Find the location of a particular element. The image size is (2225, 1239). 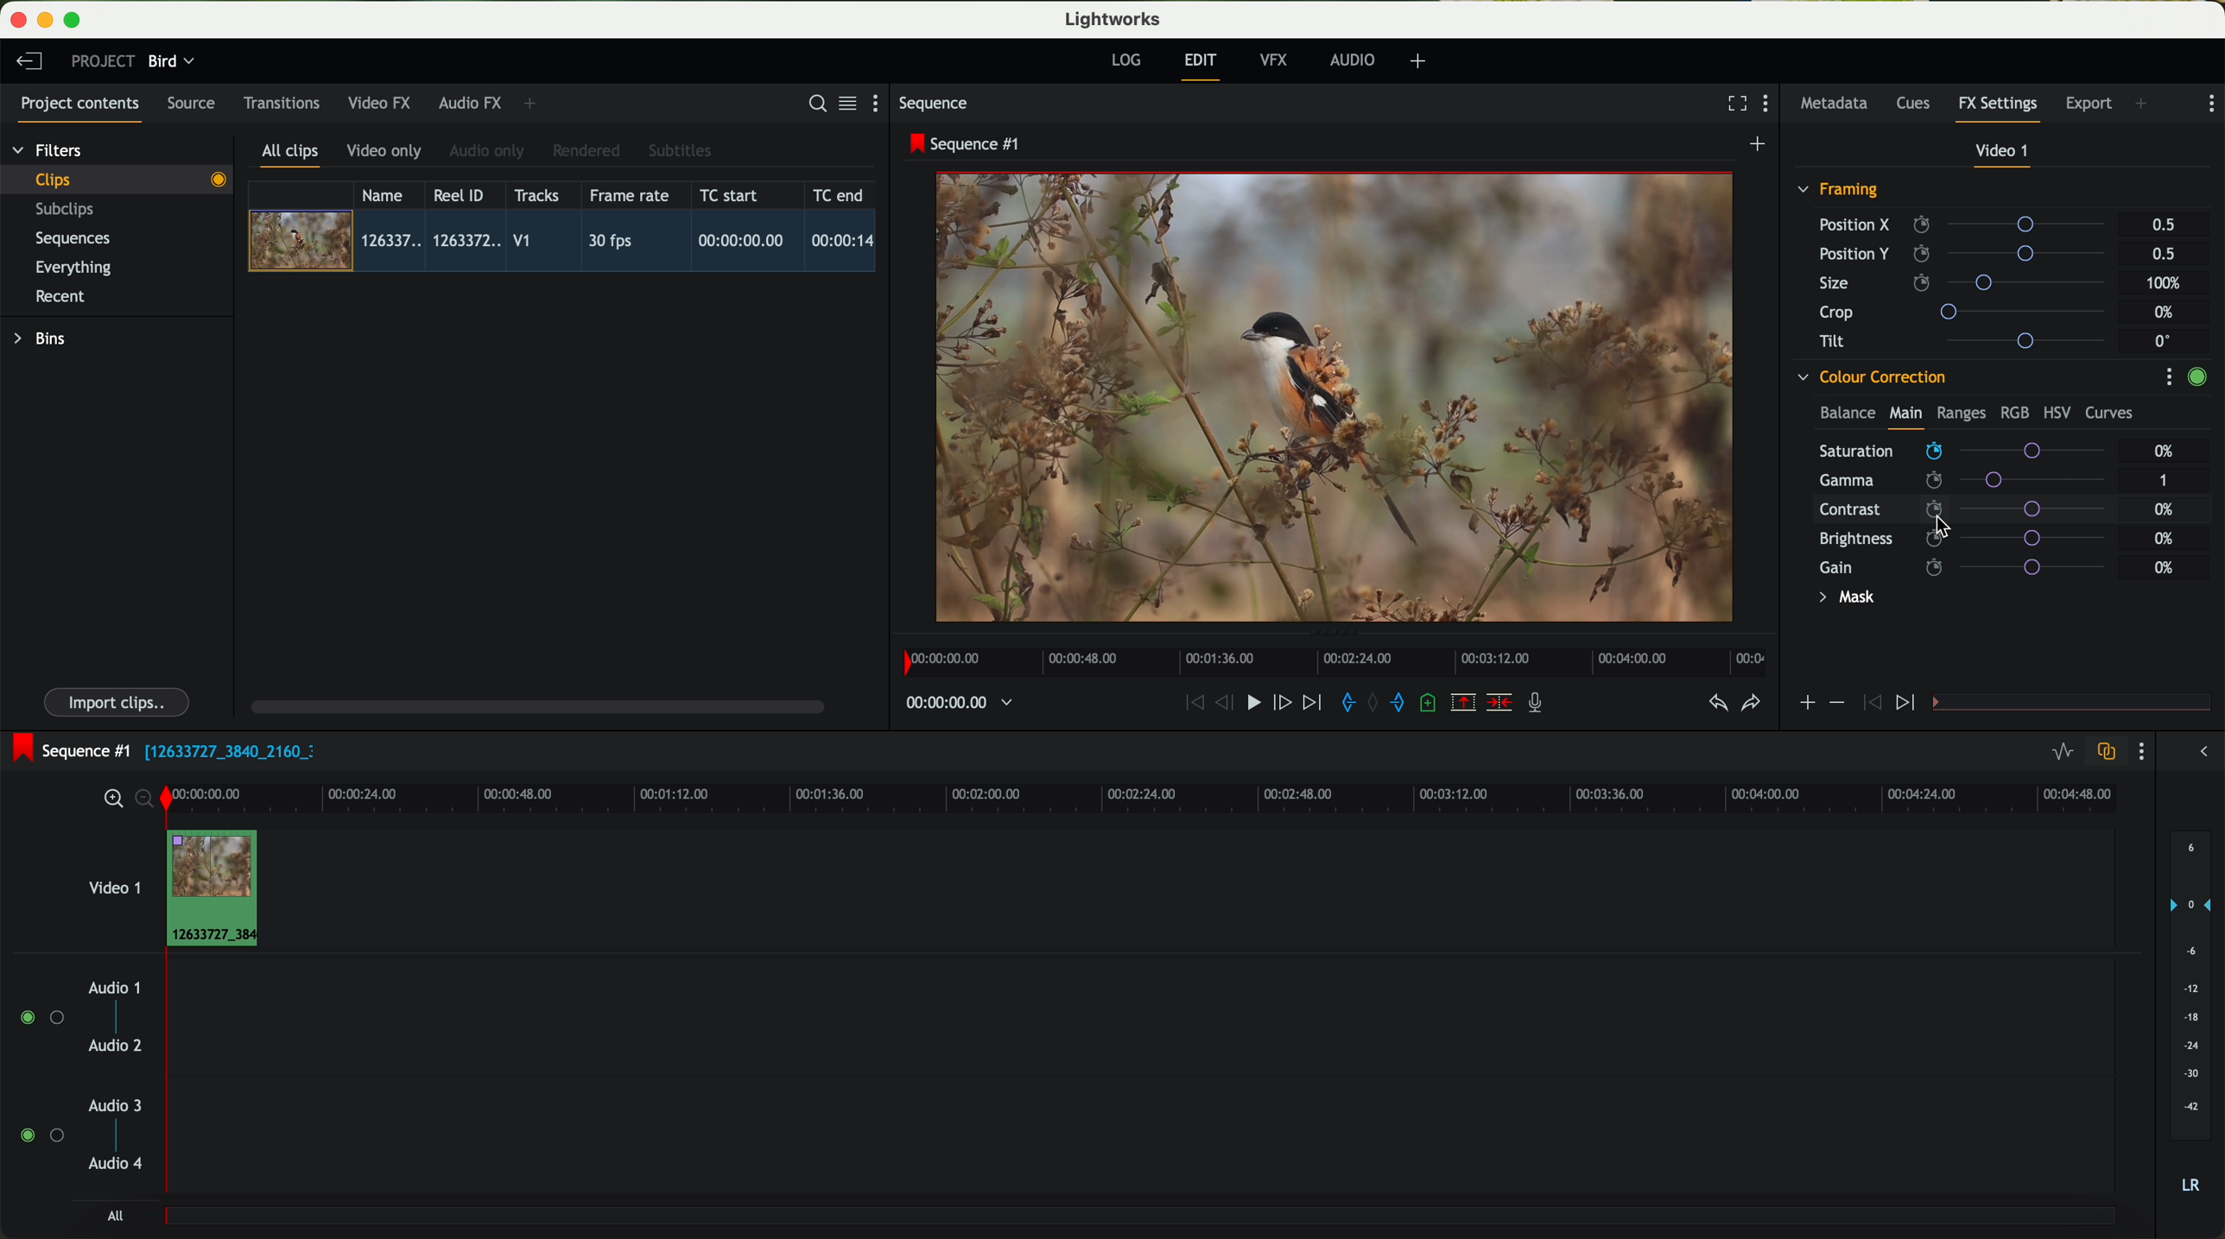

sequence #1 is located at coordinates (967, 143).